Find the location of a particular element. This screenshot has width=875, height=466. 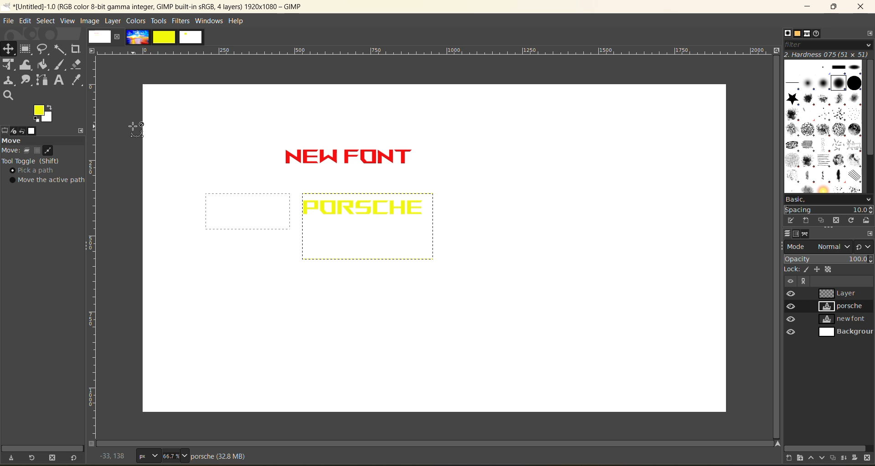

channels is located at coordinates (798, 235).